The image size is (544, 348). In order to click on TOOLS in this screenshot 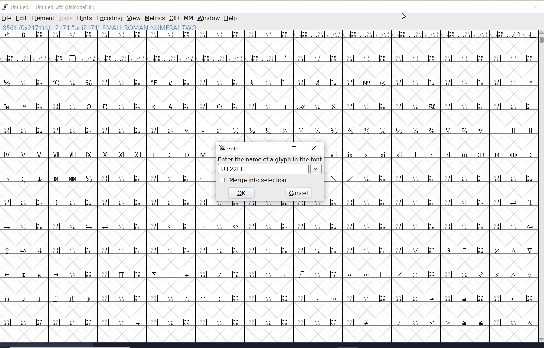, I will do `click(65, 18)`.